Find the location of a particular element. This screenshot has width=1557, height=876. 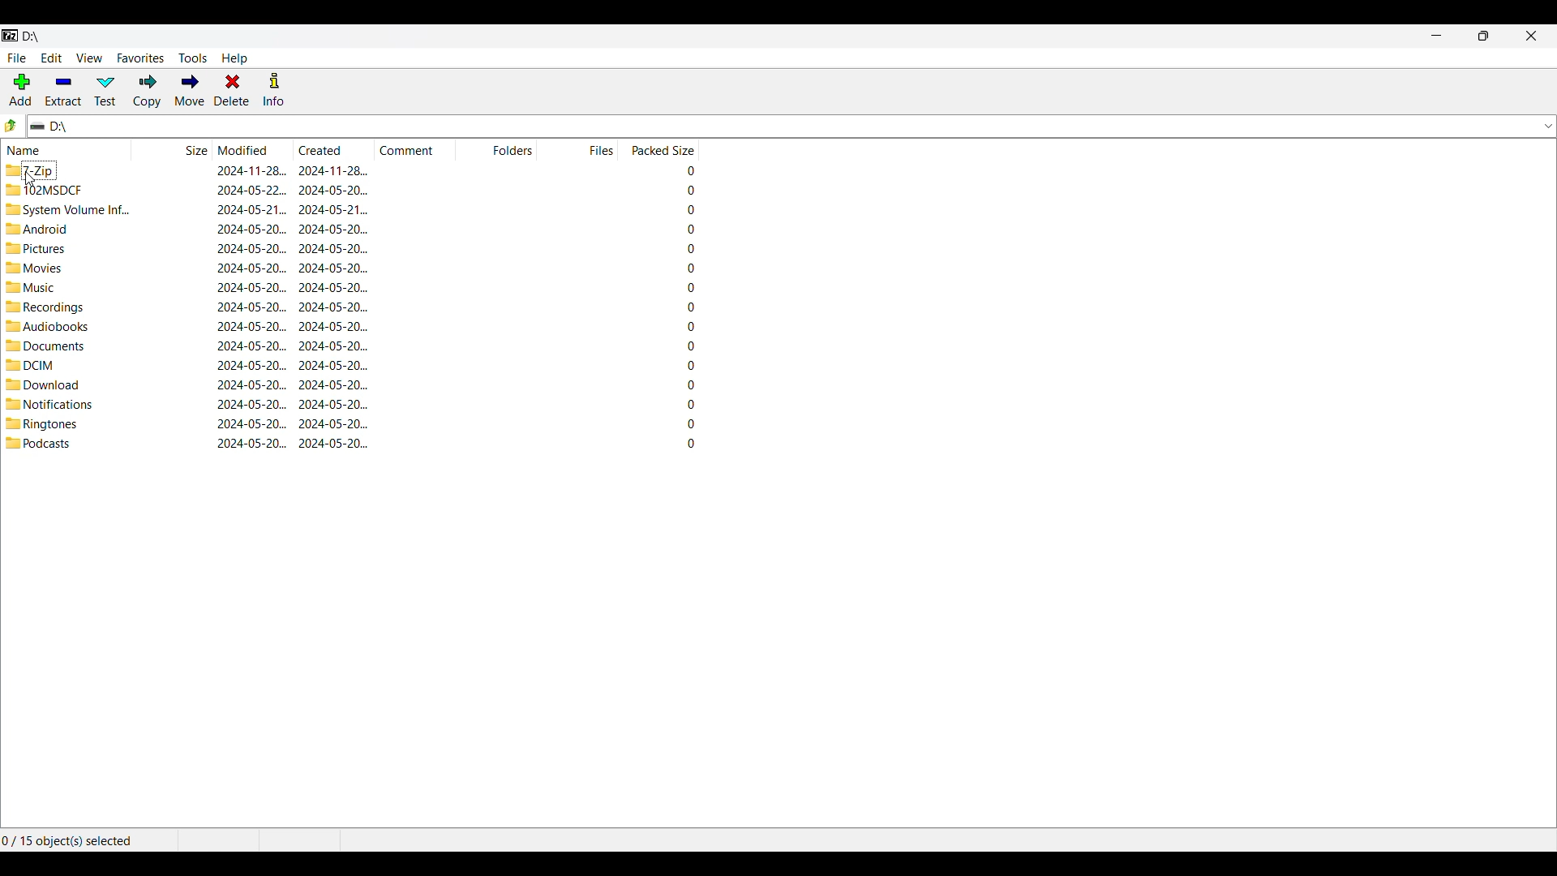

modified date & time is located at coordinates (251, 170).